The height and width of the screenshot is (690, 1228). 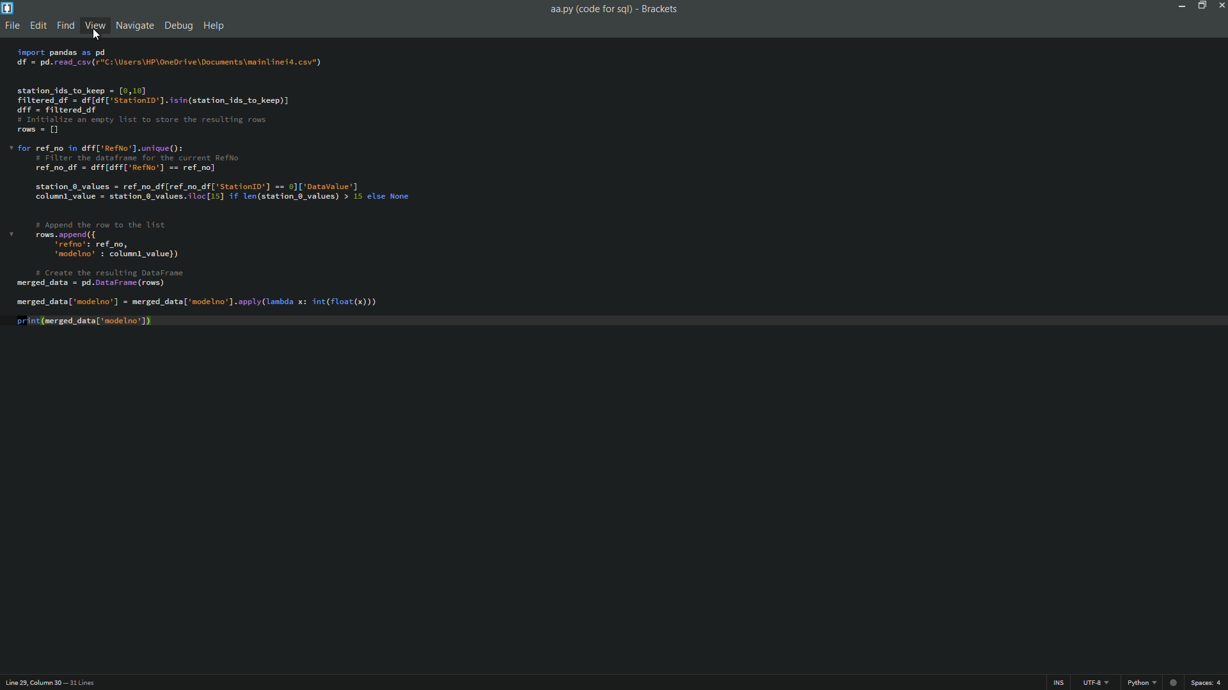 What do you see at coordinates (1096, 682) in the screenshot?
I see `file encoding button` at bounding box center [1096, 682].